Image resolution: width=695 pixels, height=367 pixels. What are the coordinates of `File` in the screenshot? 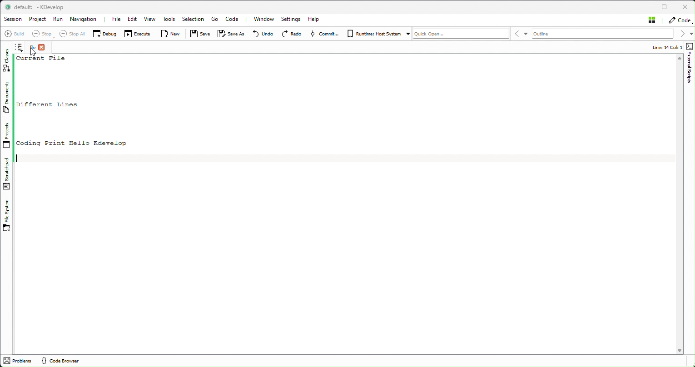 It's located at (117, 20).